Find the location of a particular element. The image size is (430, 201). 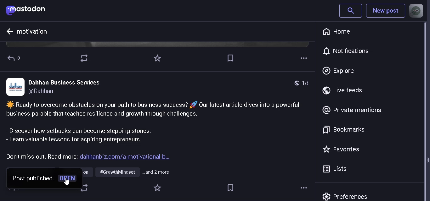

search is located at coordinates (350, 10).